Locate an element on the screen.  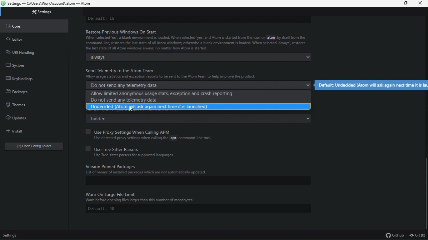
Use Tree sitter parsers is located at coordinates (194, 148).